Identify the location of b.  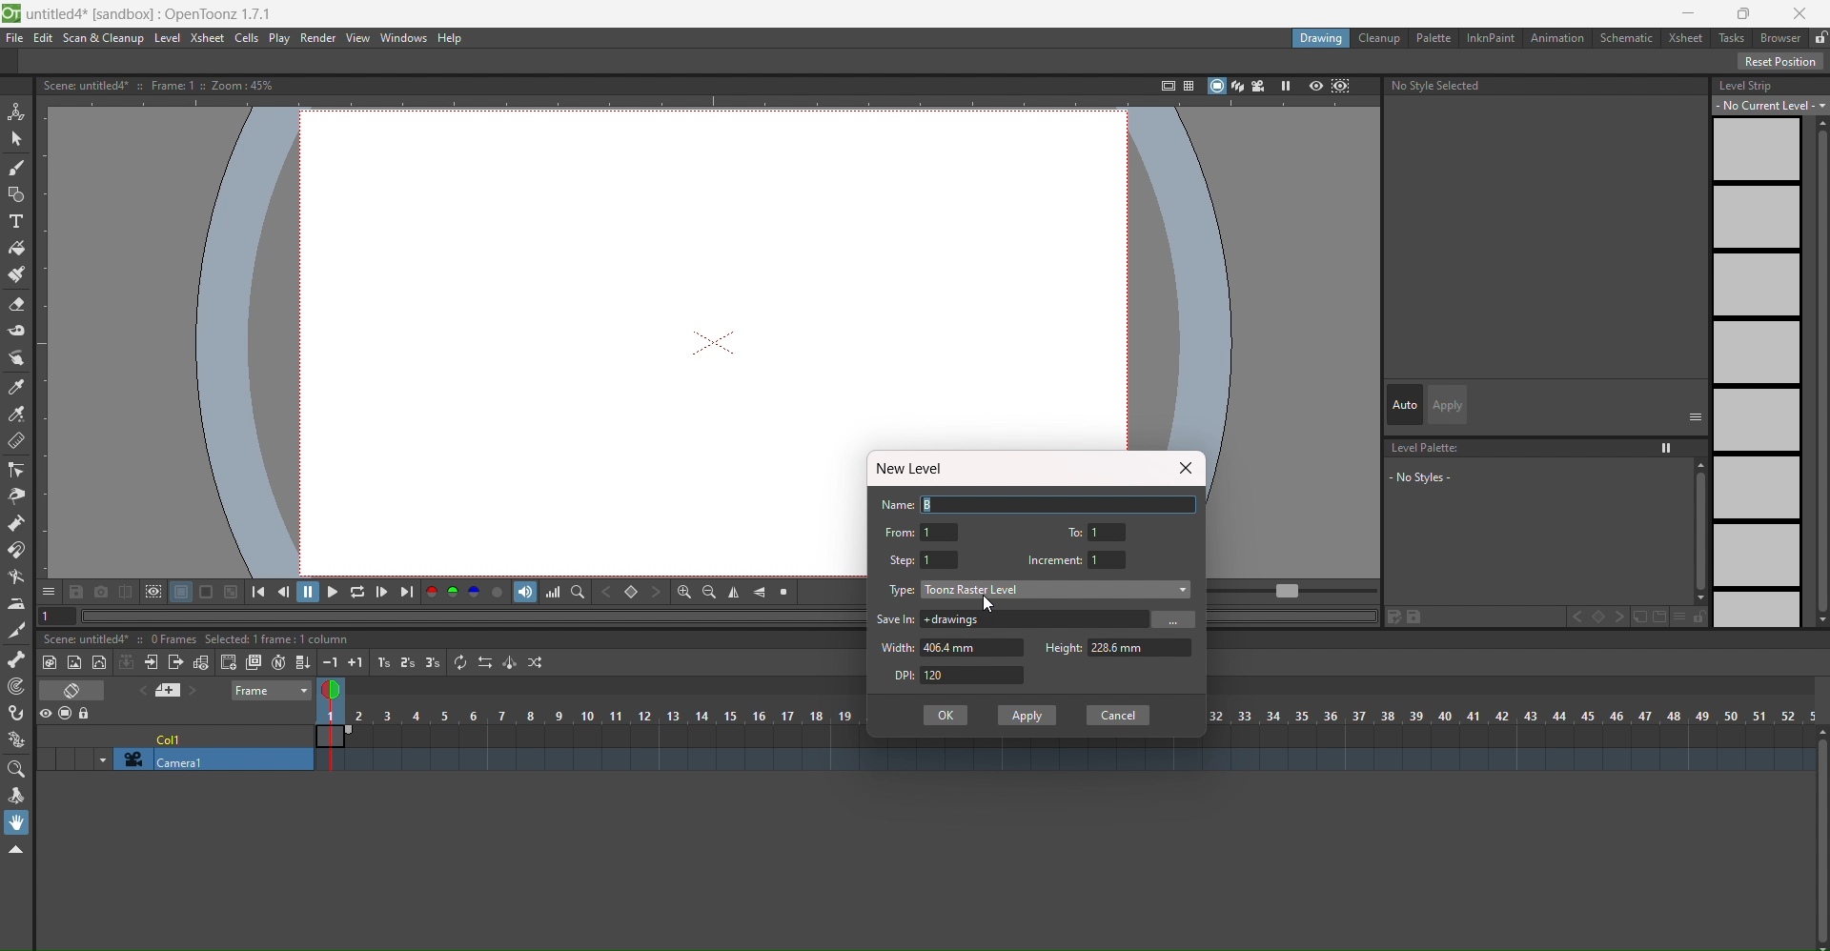
(1780, 37).